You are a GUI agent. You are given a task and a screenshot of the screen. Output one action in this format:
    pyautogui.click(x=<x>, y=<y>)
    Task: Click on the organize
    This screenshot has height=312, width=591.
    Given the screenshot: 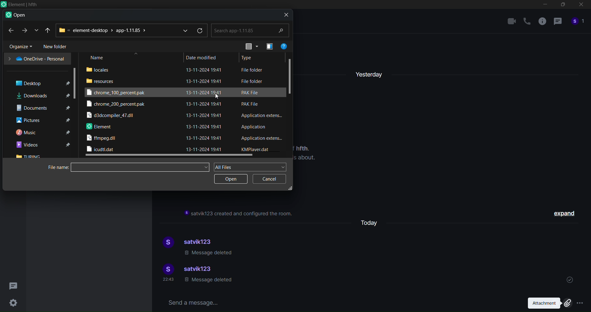 What is the action you would take?
    pyautogui.click(x=18, y=46)
    